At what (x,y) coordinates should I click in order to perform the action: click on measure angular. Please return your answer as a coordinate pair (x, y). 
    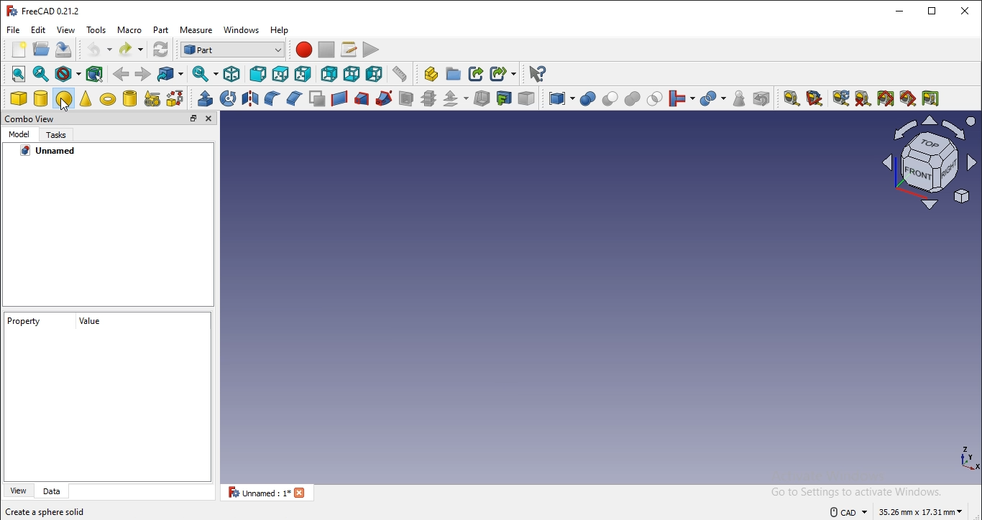
    Looking at the image, I should click on (814, 98).